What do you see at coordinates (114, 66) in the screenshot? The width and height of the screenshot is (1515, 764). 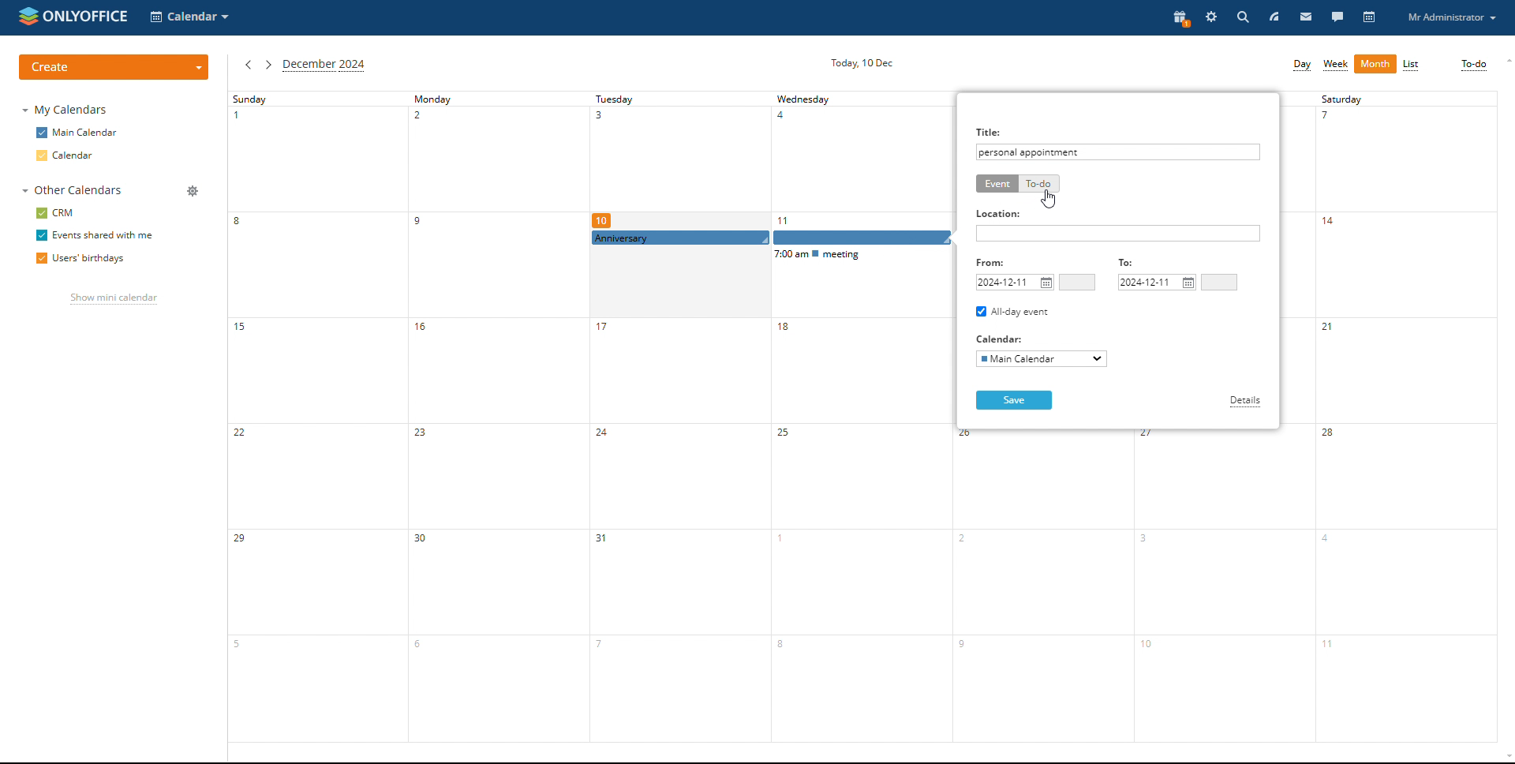 I see `create` at bounding box center [114, 66].